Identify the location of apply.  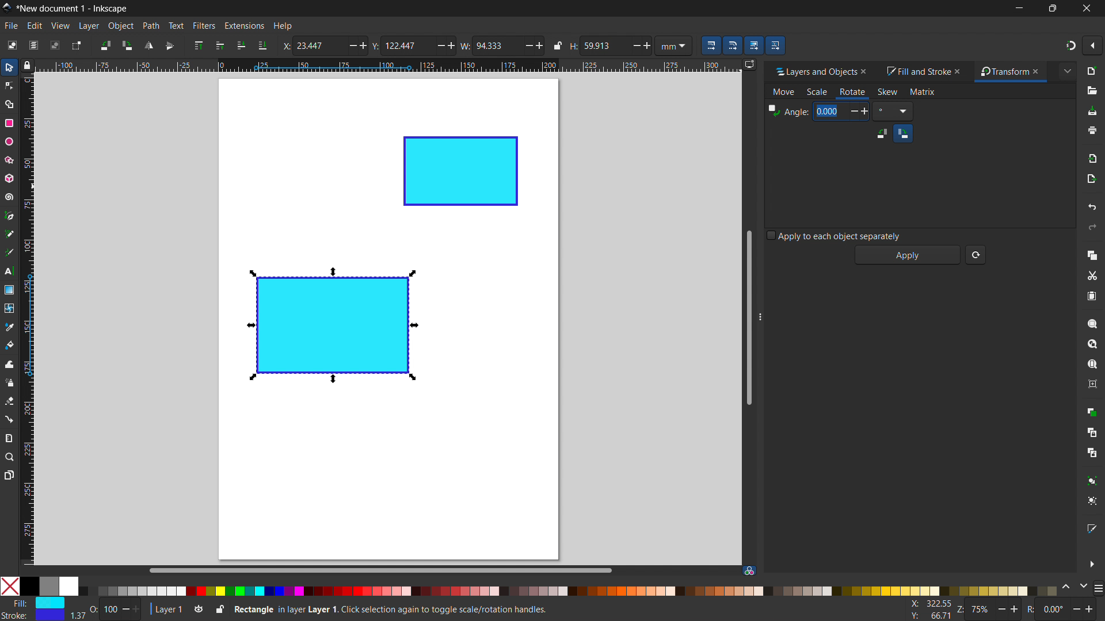
(909, 255).